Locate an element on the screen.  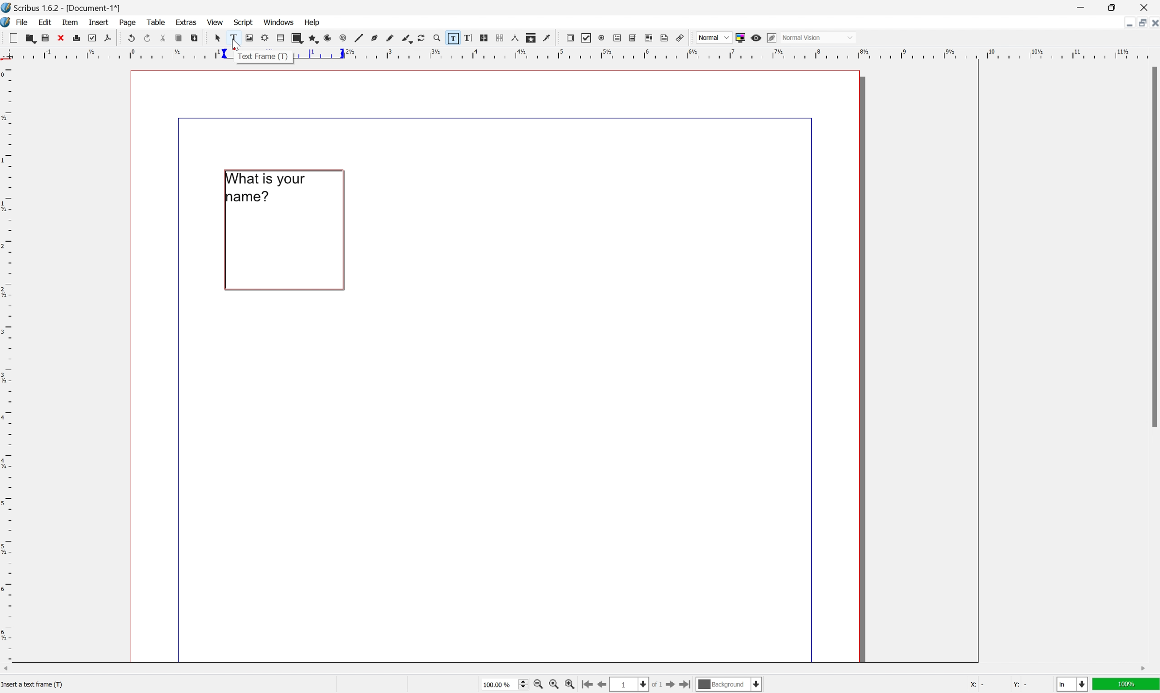
pdf radio button is located at coordinates (601, 38).